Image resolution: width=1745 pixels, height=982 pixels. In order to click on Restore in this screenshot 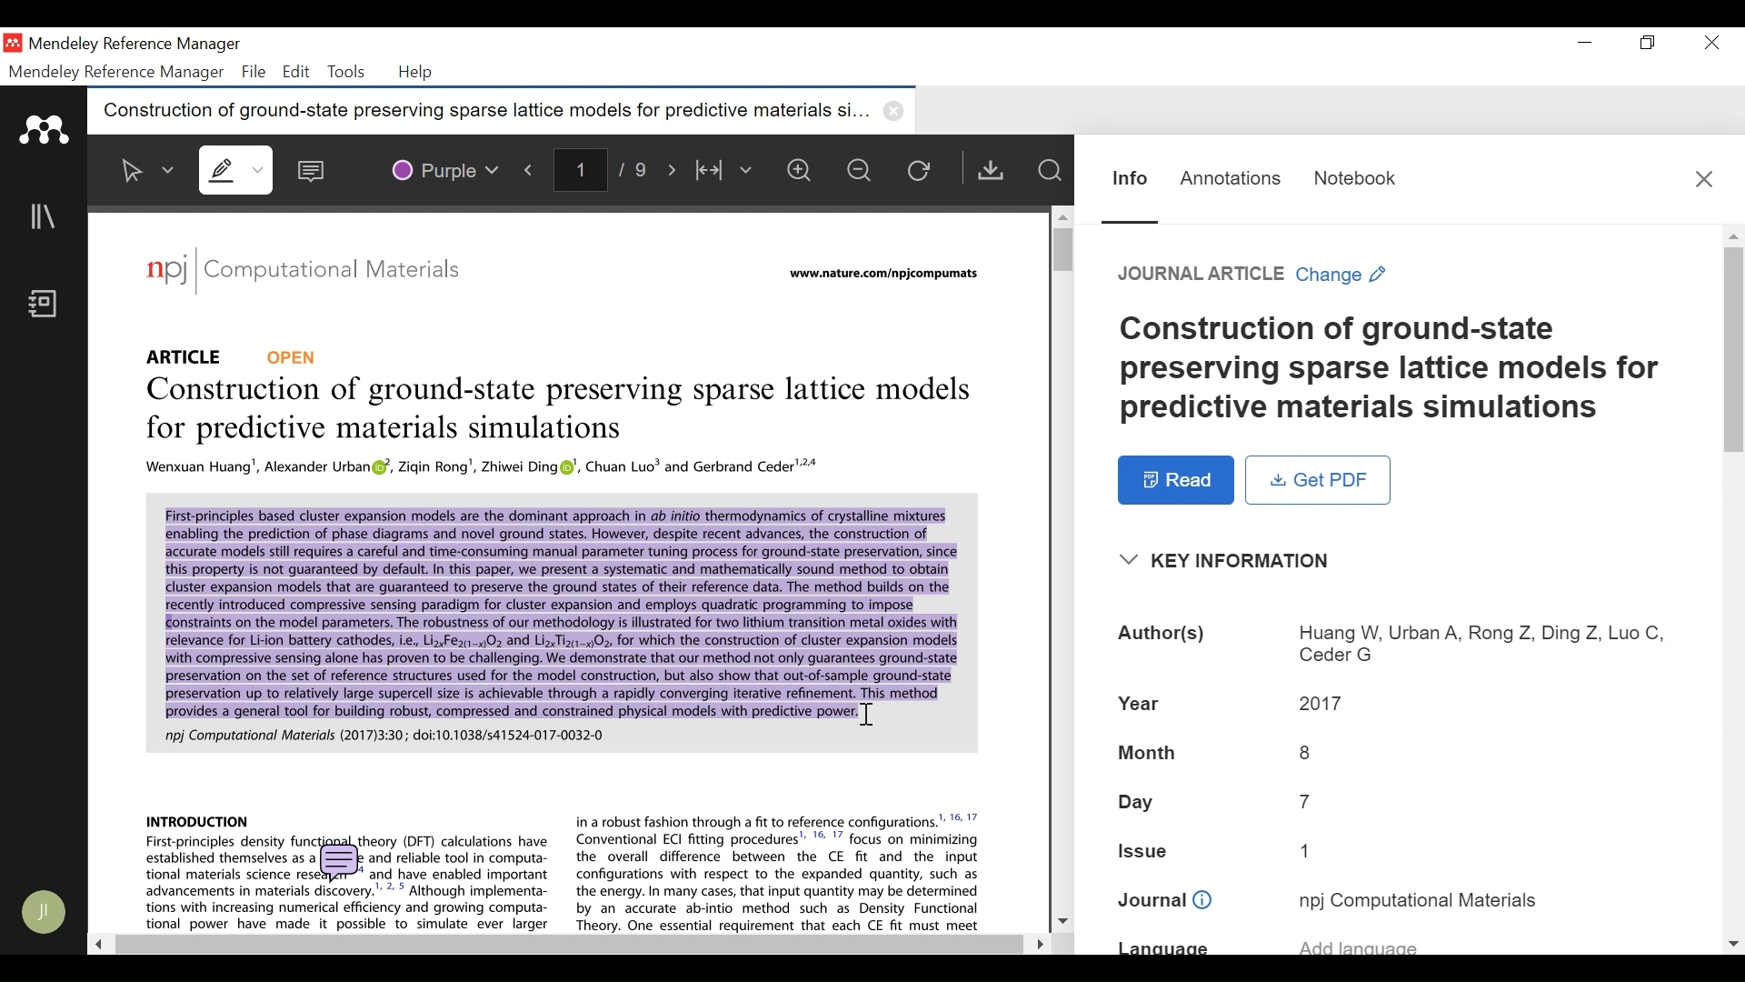, I will do `click(1650, 43)`.